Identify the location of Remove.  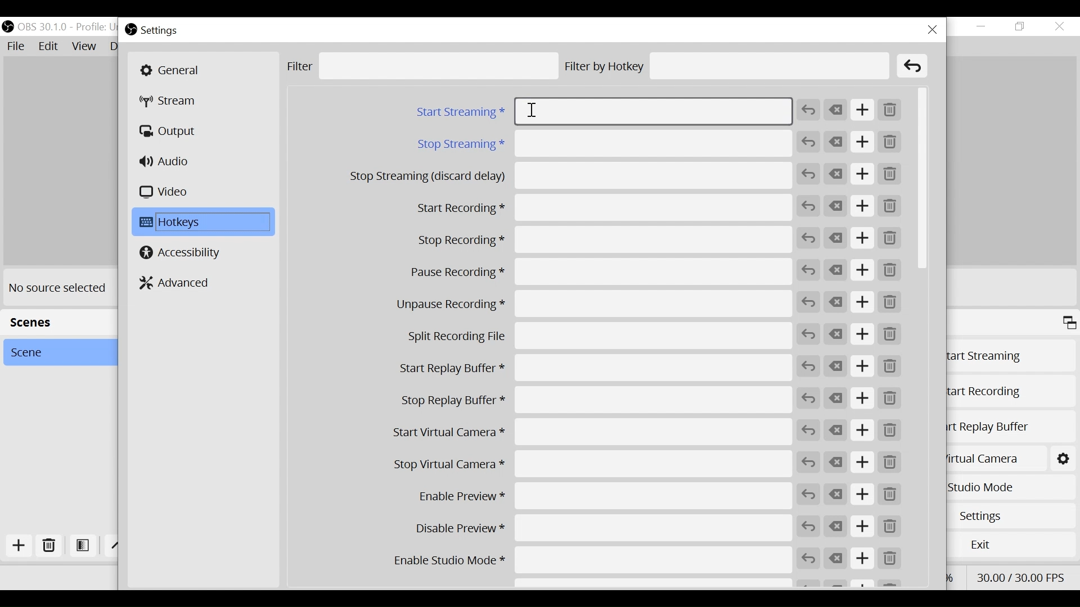
(890, 367).